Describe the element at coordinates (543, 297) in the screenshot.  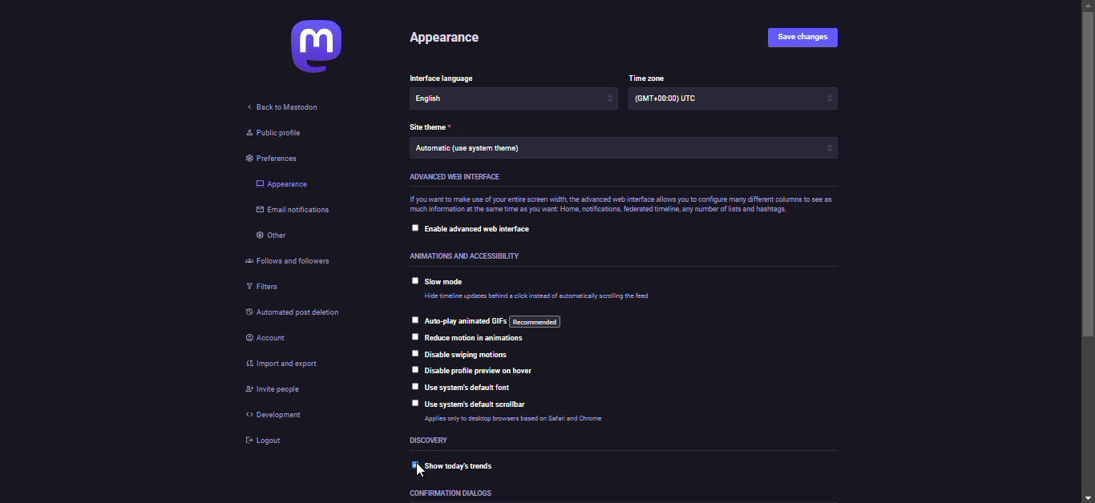
I see `info` at that location.